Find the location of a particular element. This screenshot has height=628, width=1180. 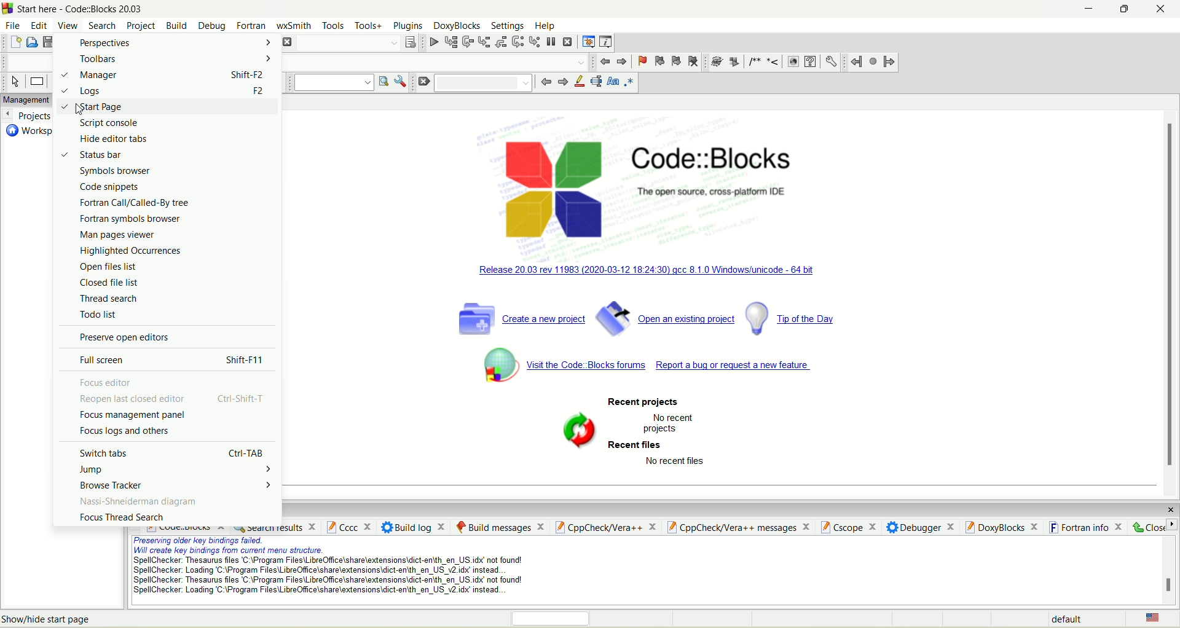

switch tabs is located at coordinates (172, 452).